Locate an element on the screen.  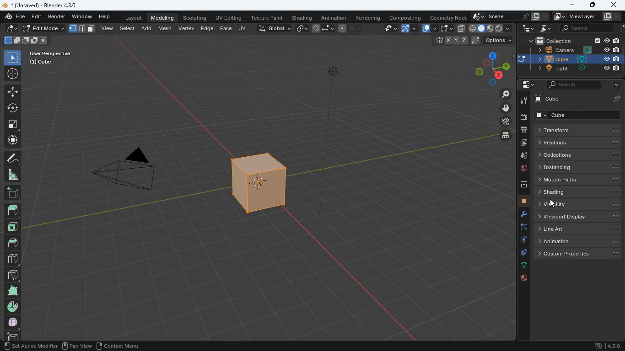
zoom is located at coordinates (505, 94).